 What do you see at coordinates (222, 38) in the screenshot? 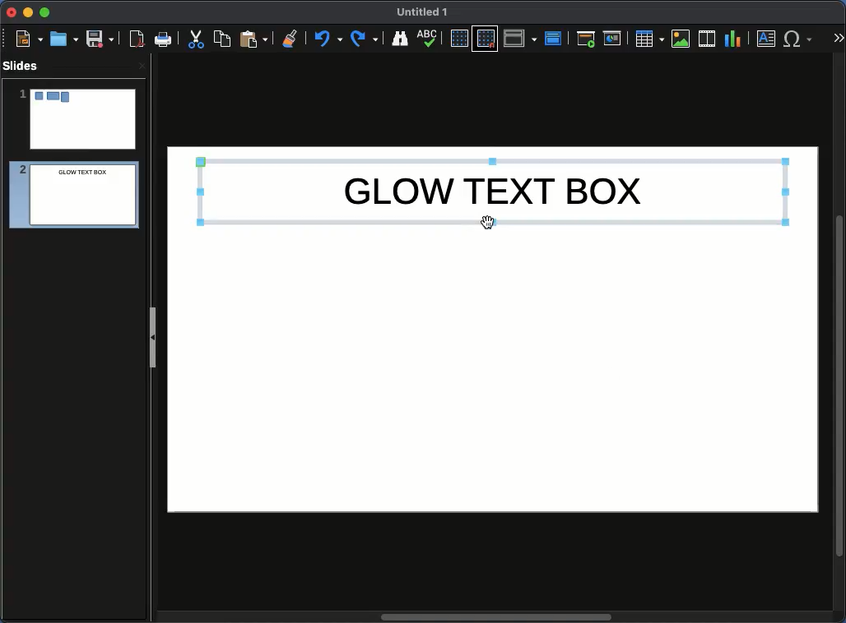
I see `Copy` at bounding box center [222, 38].